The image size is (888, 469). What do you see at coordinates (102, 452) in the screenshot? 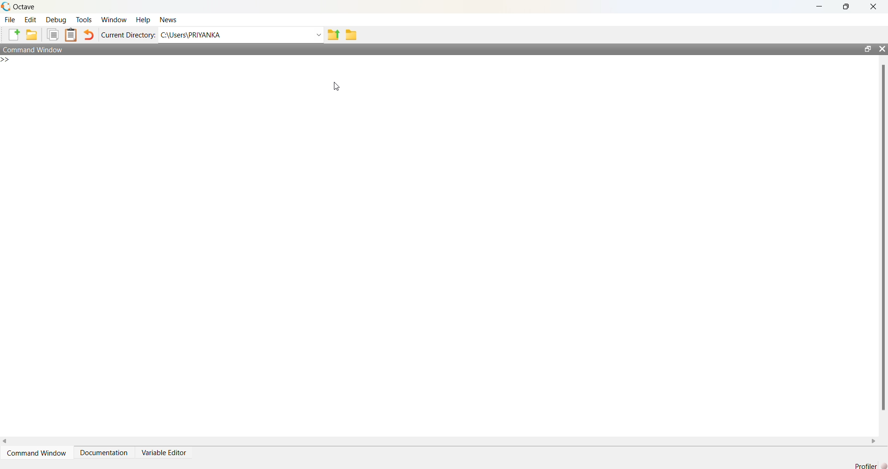
I see `Documentation` at bounding box center [102, 452].